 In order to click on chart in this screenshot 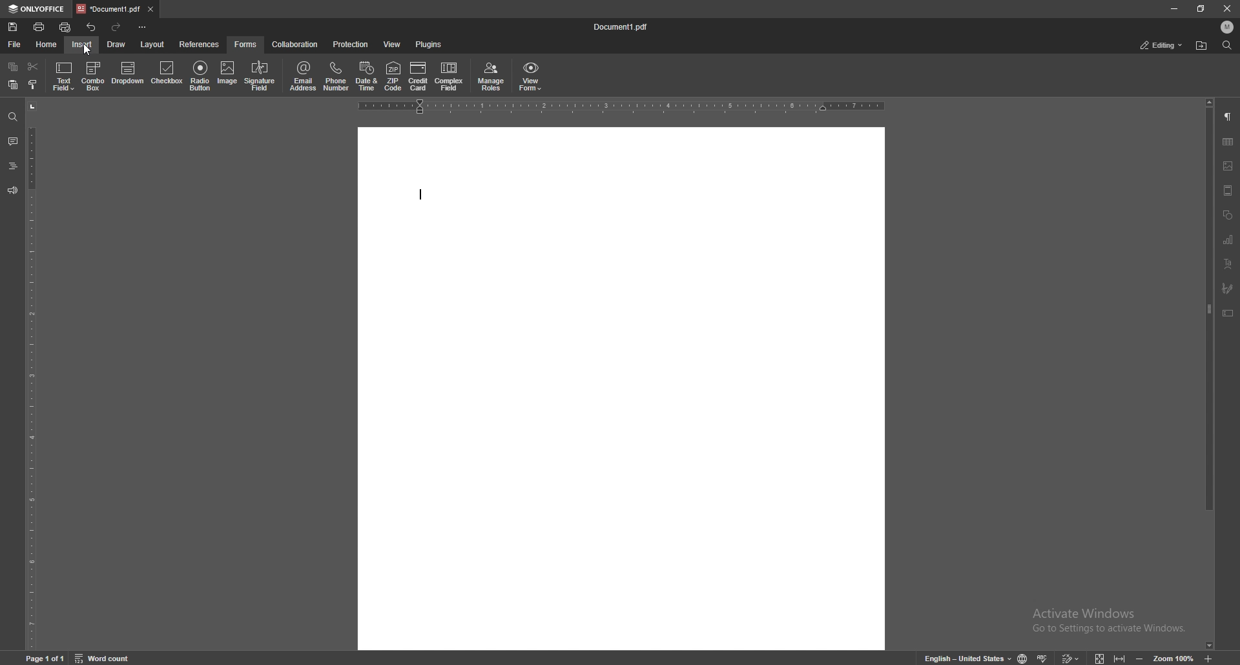, I will do `click(1229, 239)`.